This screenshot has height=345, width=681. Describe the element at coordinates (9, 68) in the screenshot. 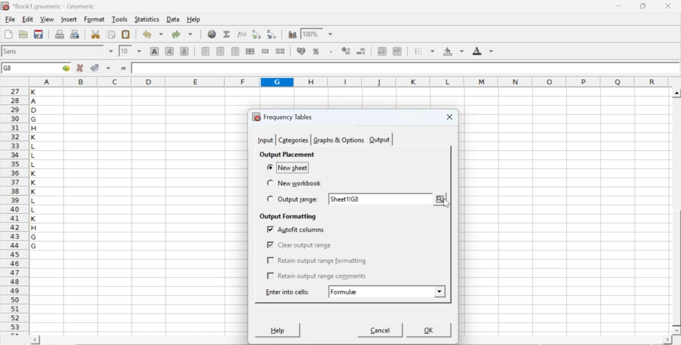

I see `G8` at that location.